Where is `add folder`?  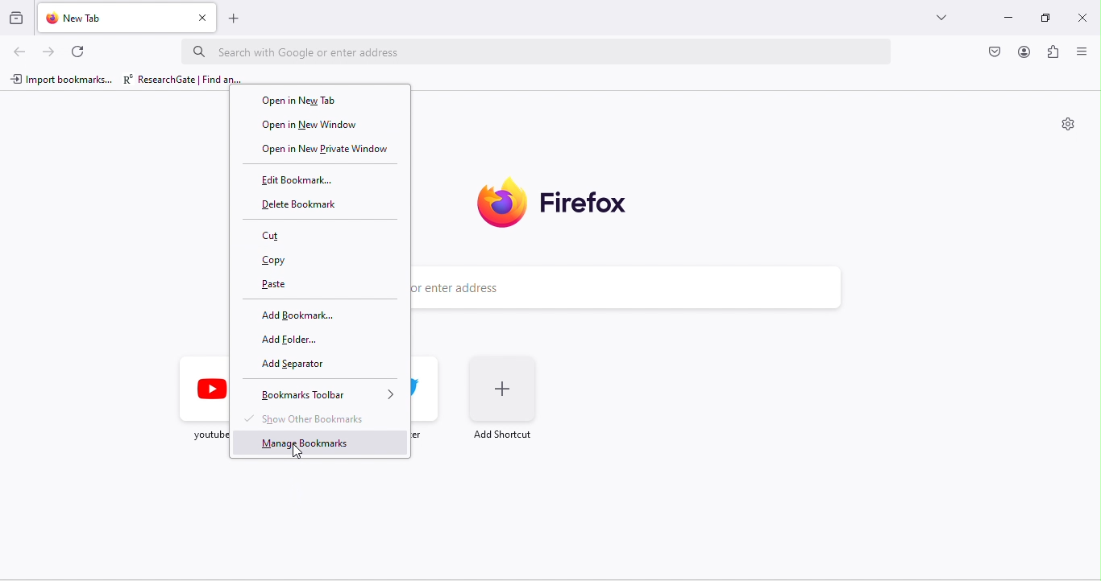 add folder is located at coordinates (293, 341).